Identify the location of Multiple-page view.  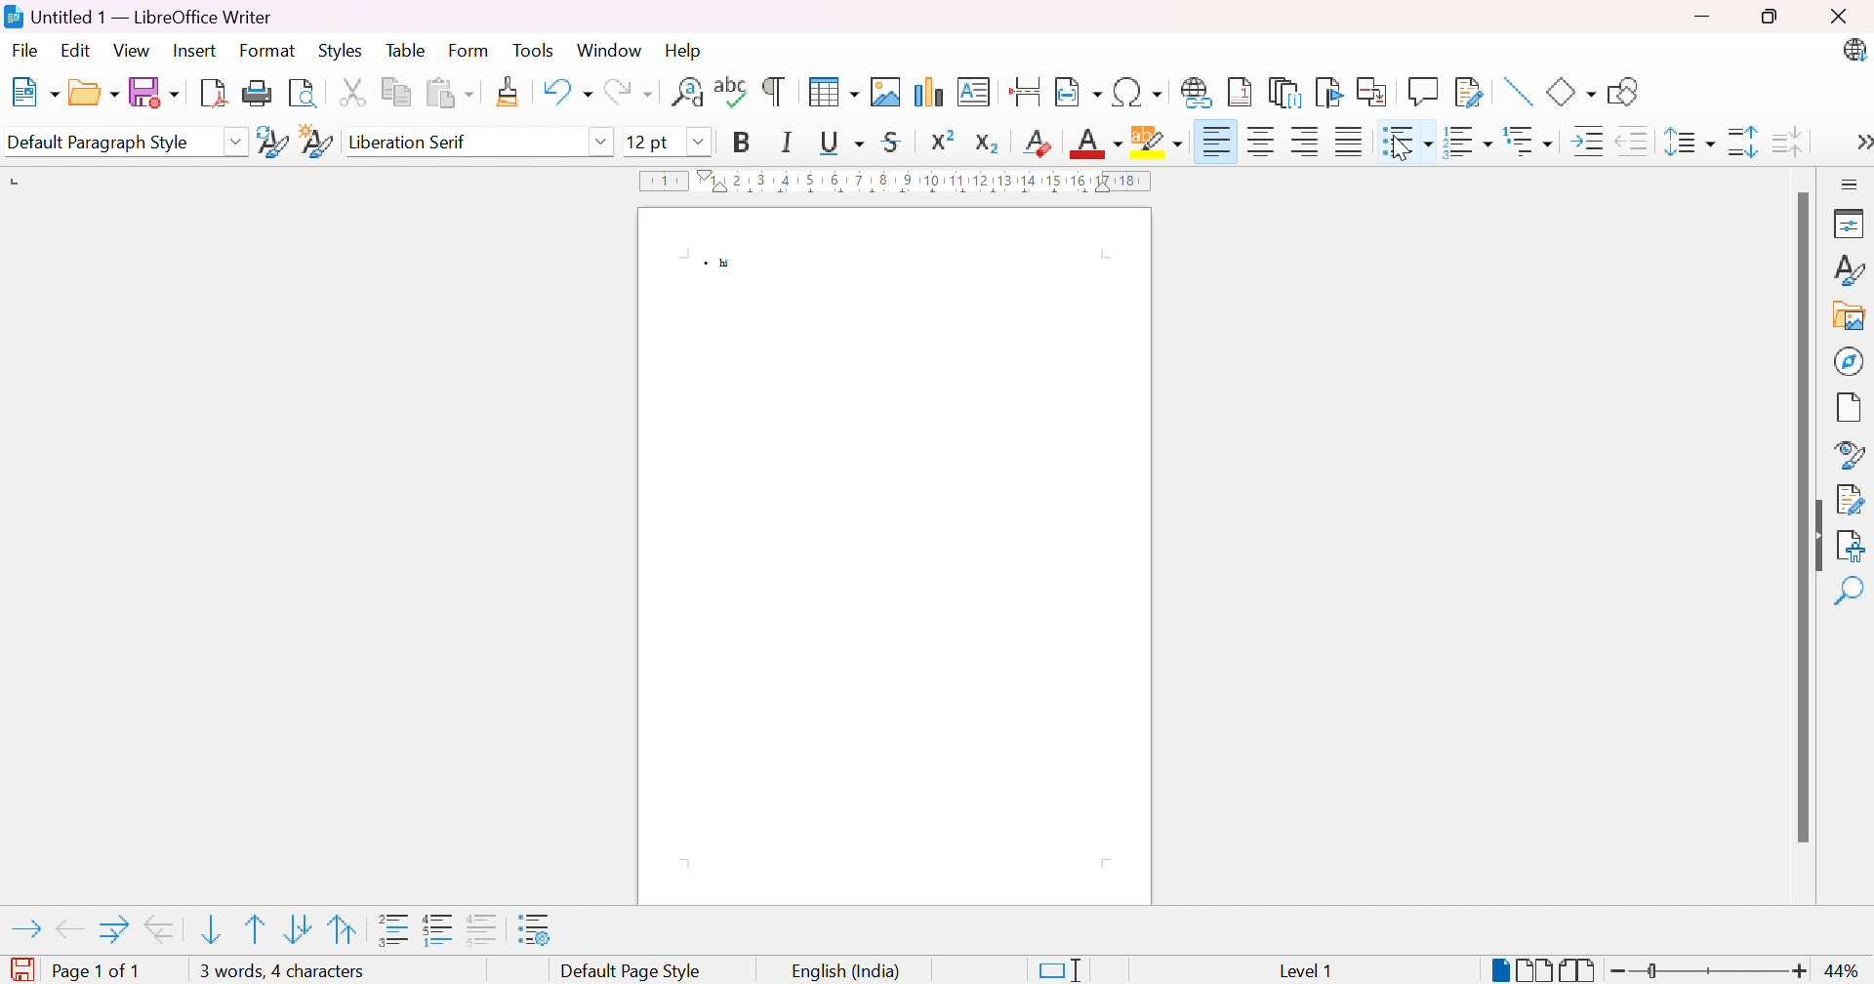
(1534, 971).